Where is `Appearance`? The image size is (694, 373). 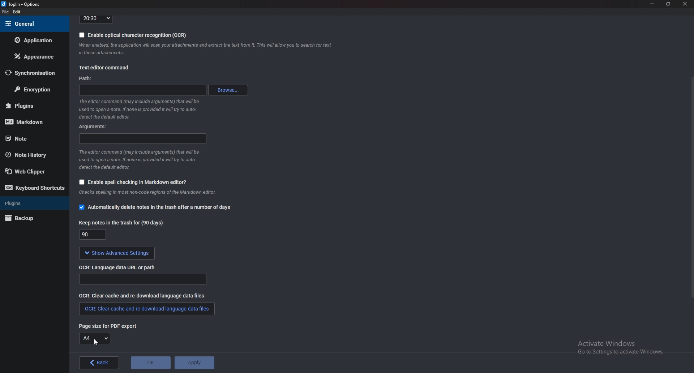 Appearance is located at coordinates (33, 56).